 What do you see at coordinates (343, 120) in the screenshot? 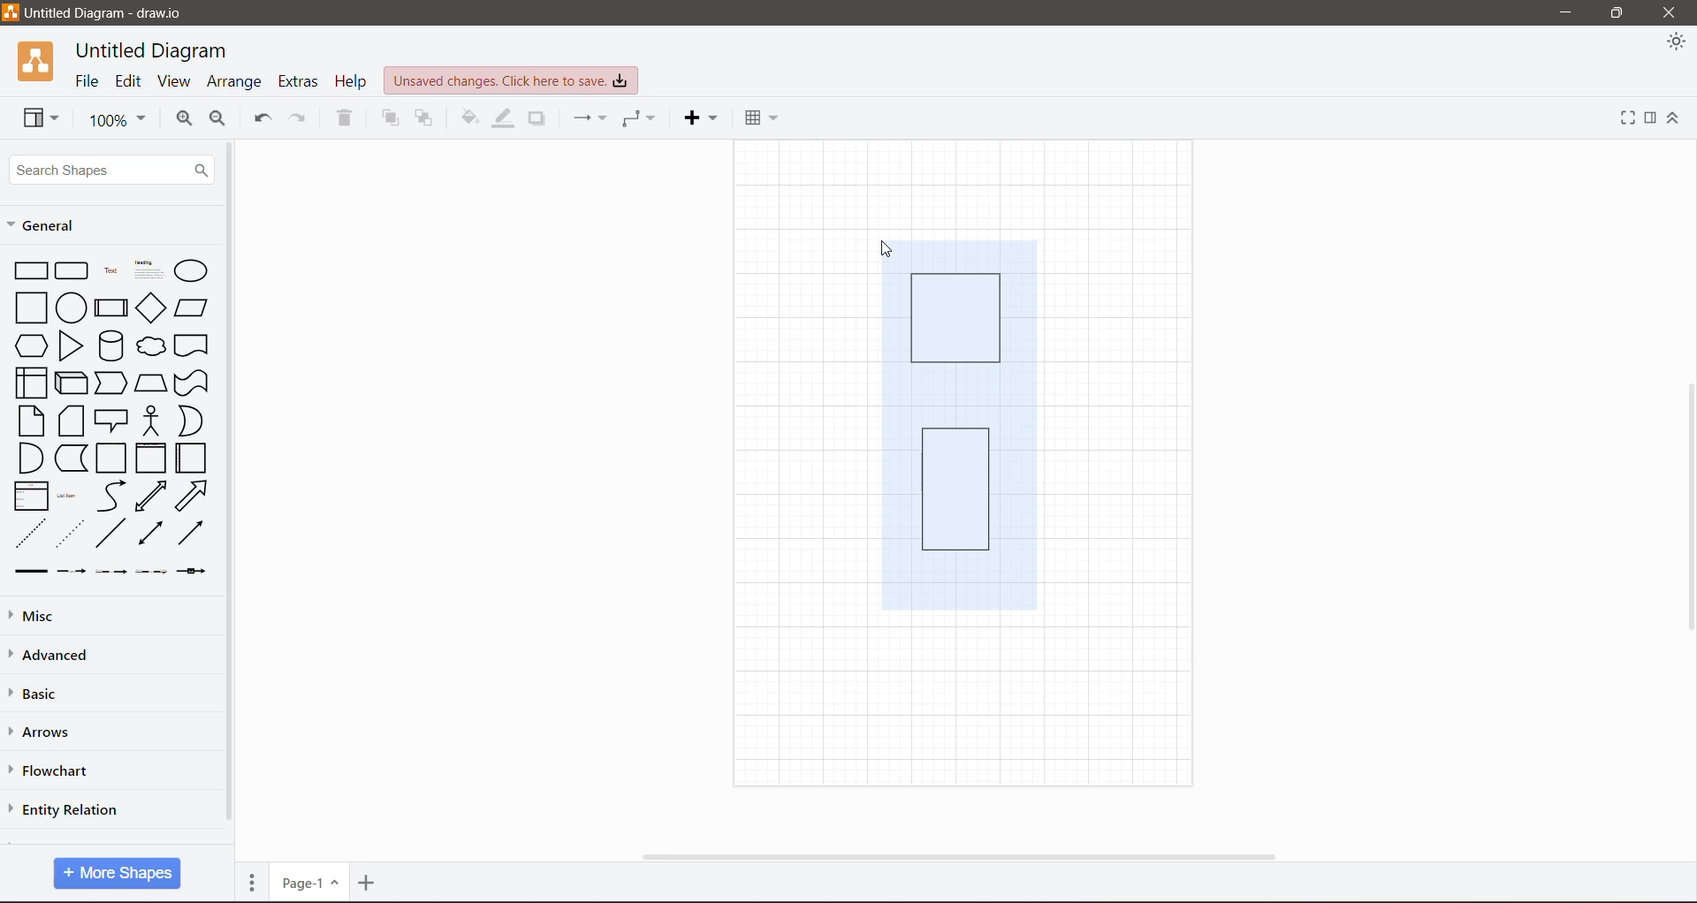
I see `Delete` at bounding box center [343, 120].